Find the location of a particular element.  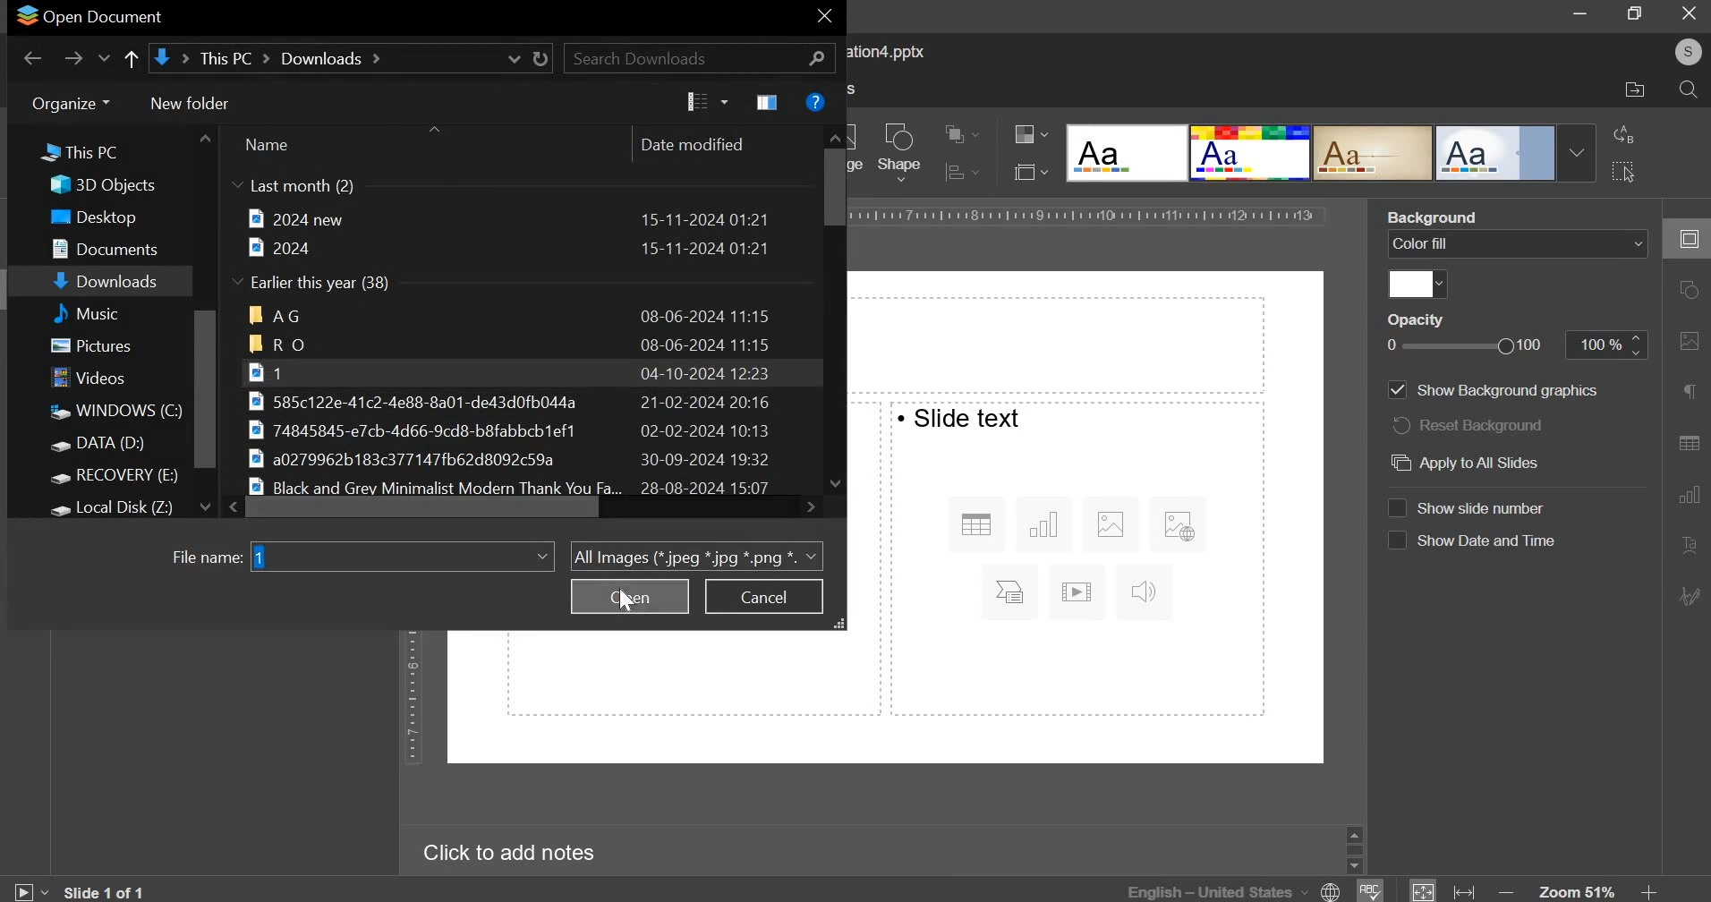

file type is located at coordinates (696, 555).